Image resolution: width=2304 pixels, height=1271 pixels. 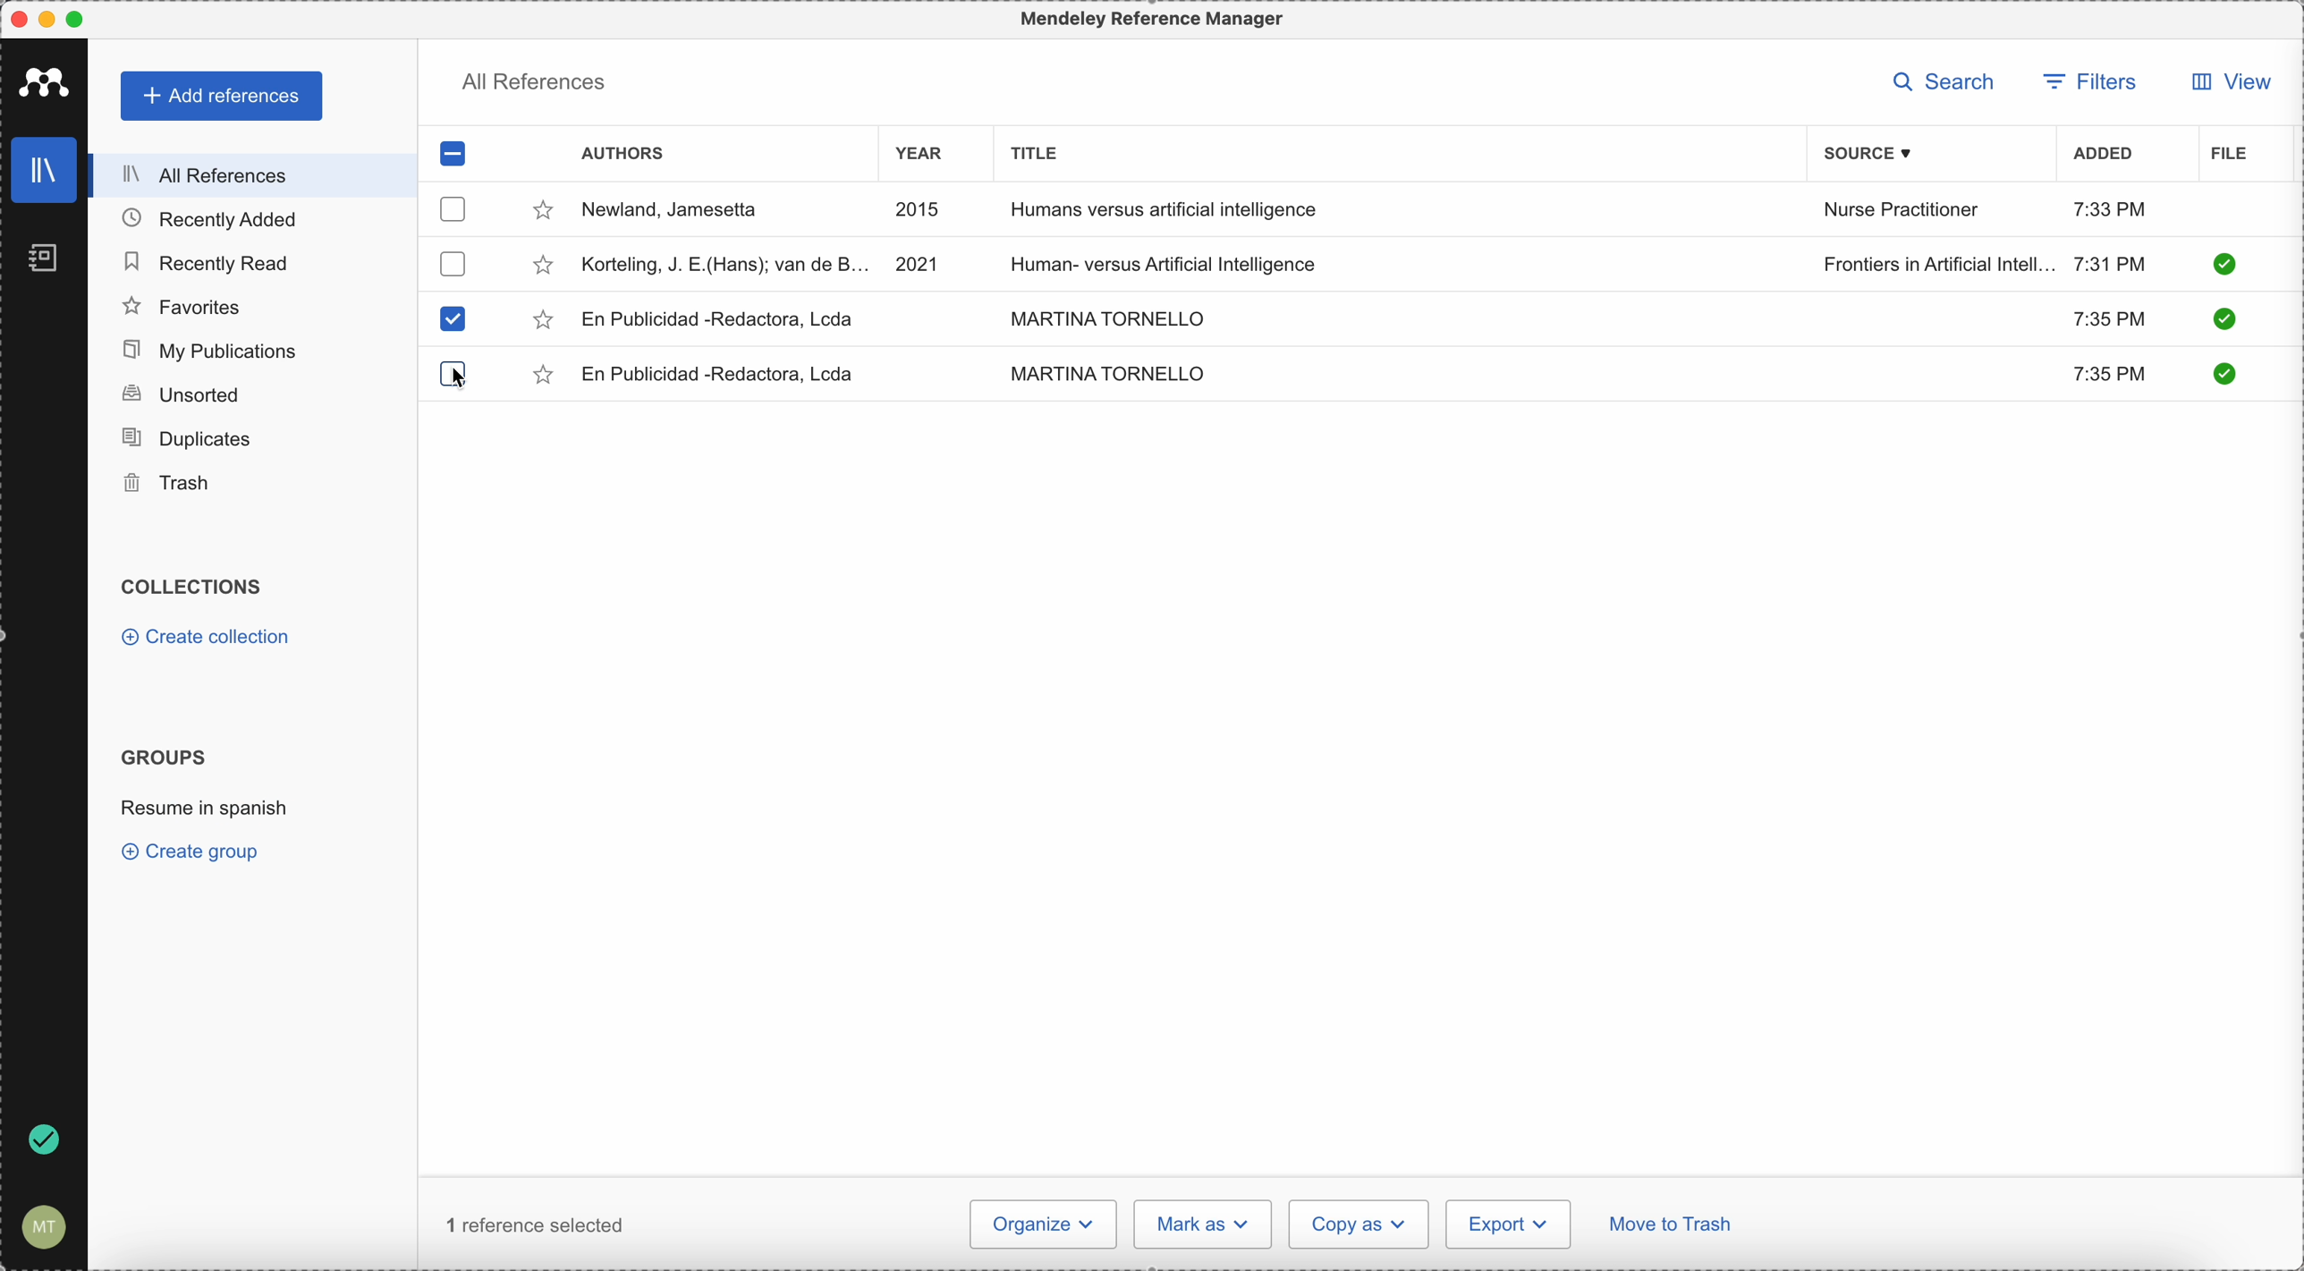 What do you see at coordinates (1156, 20) in the screenshot?
I see `Mendeley Referencen Manager` at bounding box center [1156, 20].